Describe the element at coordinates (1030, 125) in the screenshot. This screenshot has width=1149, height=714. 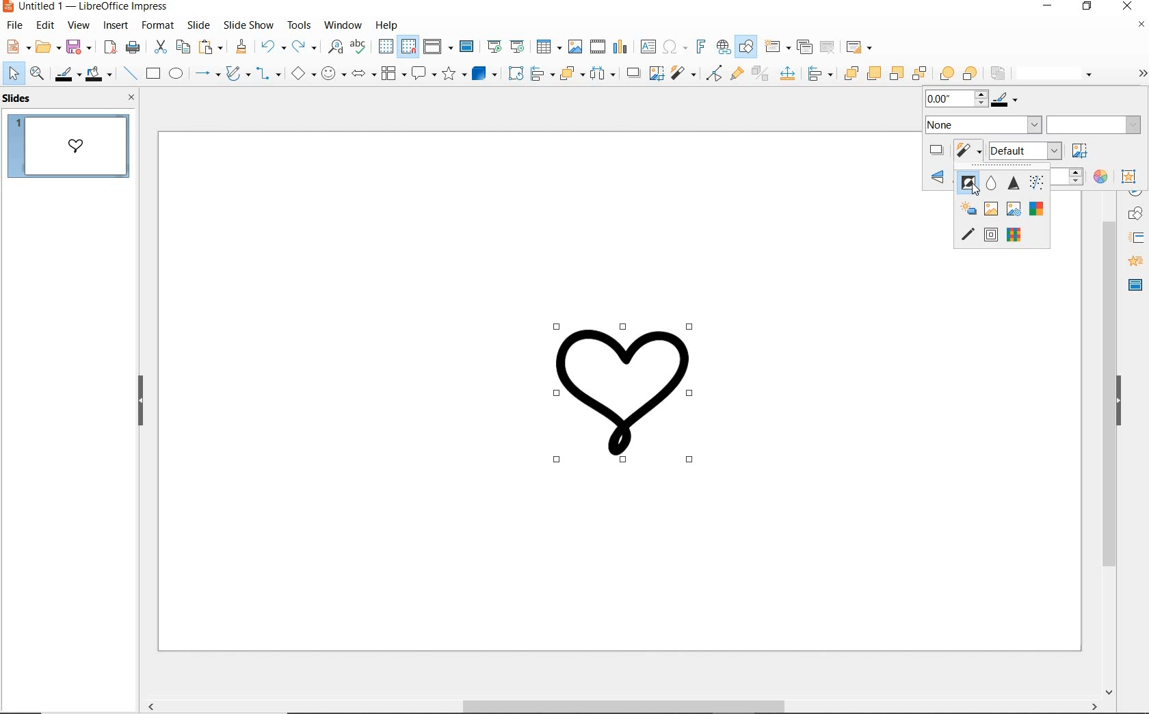
I see `area style/filling` at that location.